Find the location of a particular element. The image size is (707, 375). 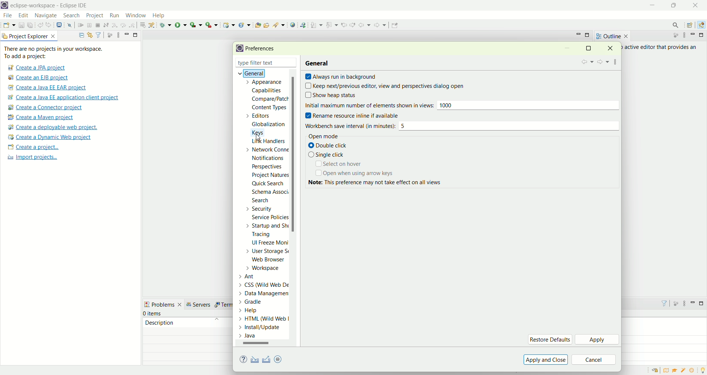

UI freeze monitoring is located at coordinates (269, 243).